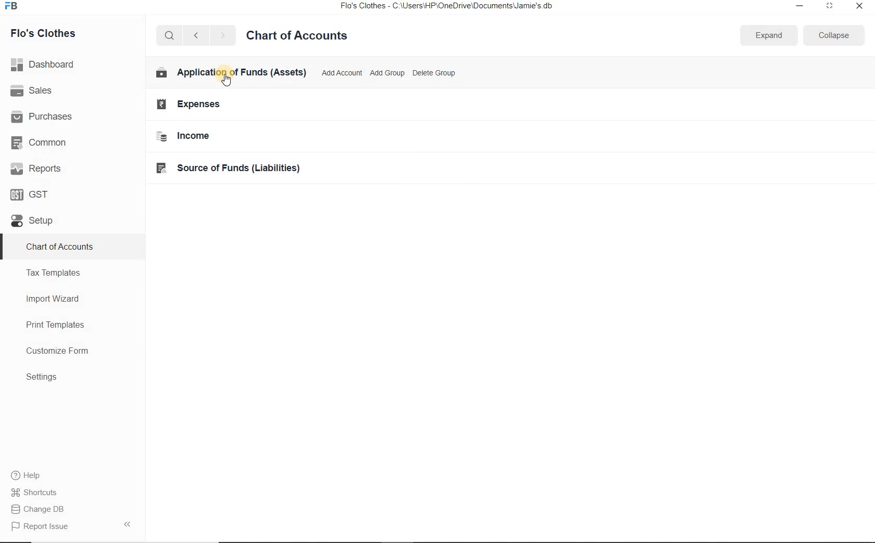 This screenshot has width=875, height=543. I want to click on Shortcuts, so click(34, 490).